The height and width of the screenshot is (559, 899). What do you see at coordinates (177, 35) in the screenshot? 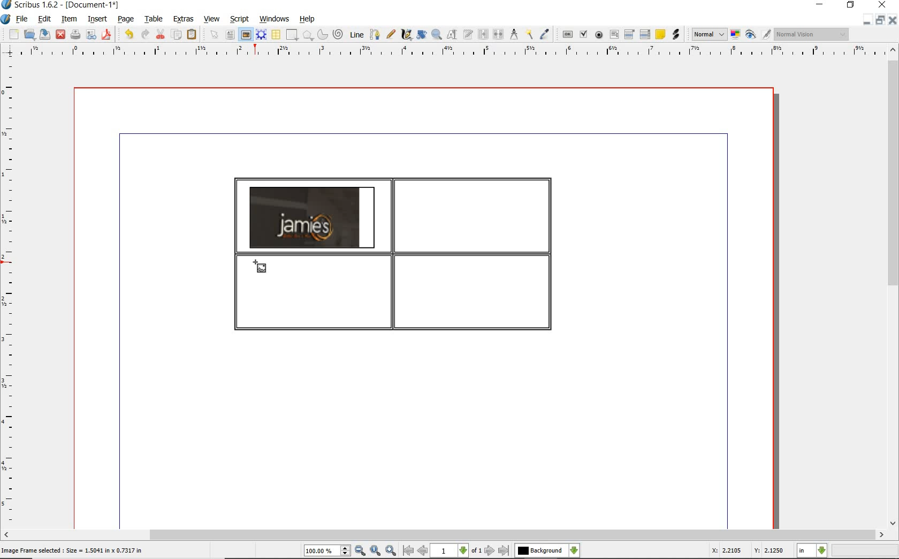
I see `copy` at bounding box center [177, 35].